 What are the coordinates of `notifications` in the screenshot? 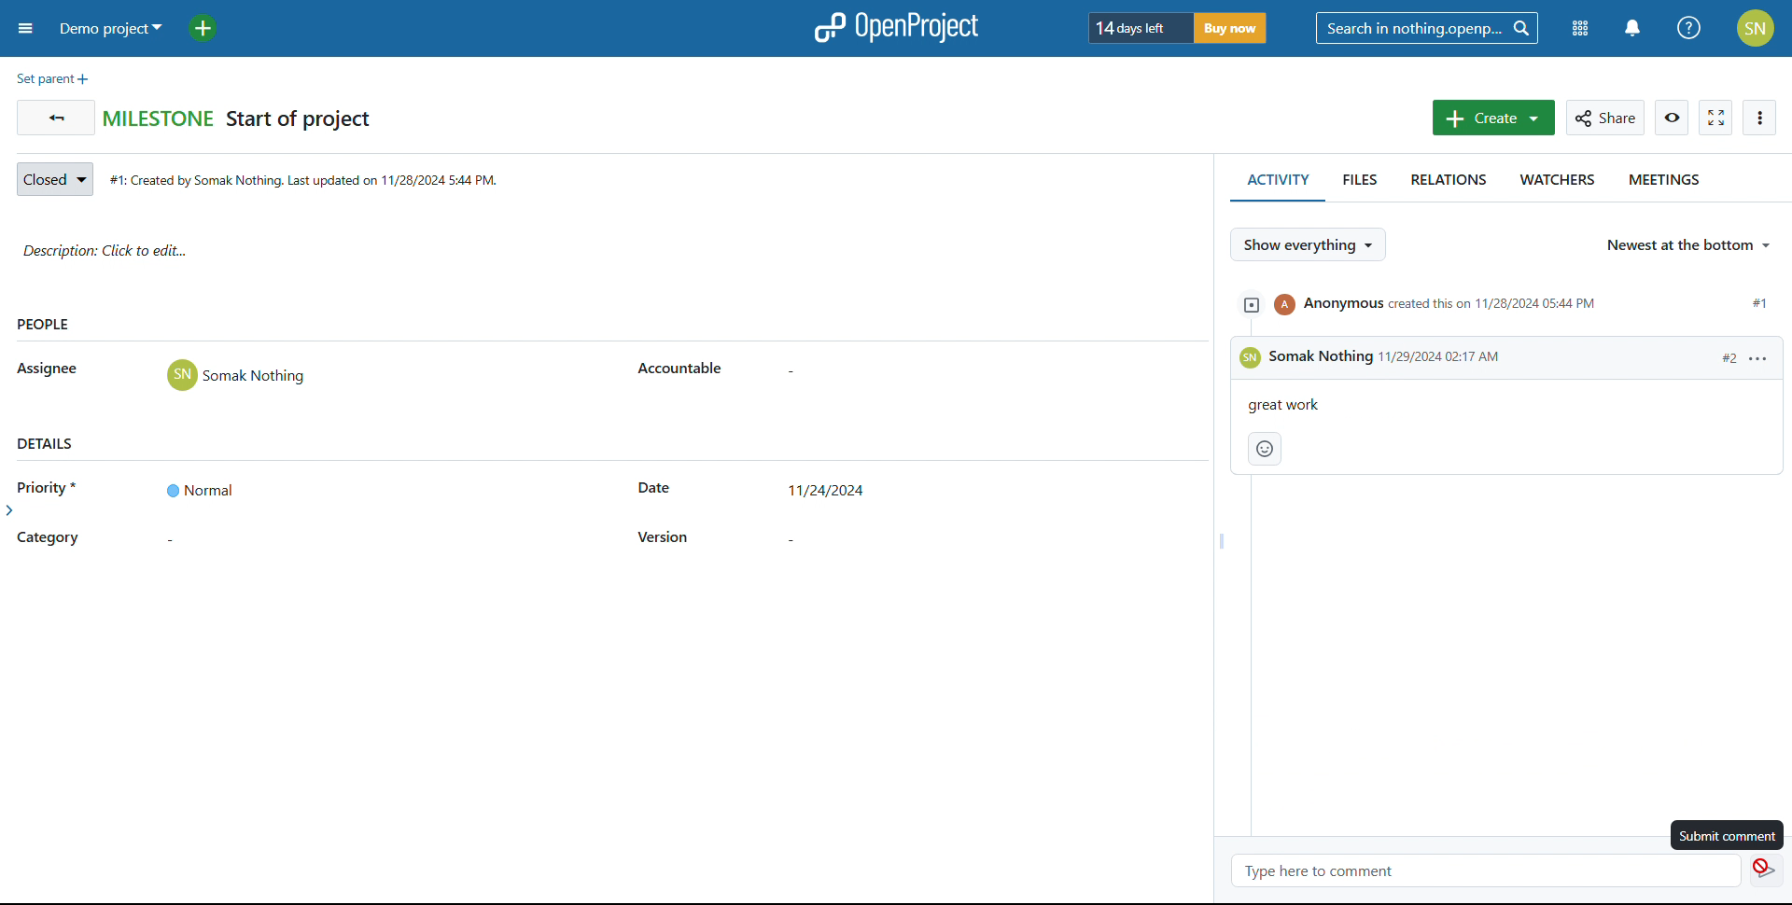 It's located at (1633, 28).